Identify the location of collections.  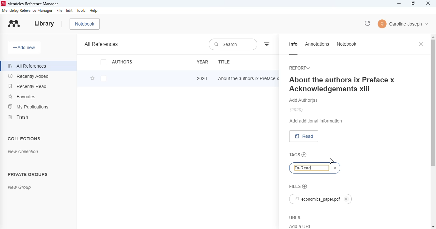
(24, 138).